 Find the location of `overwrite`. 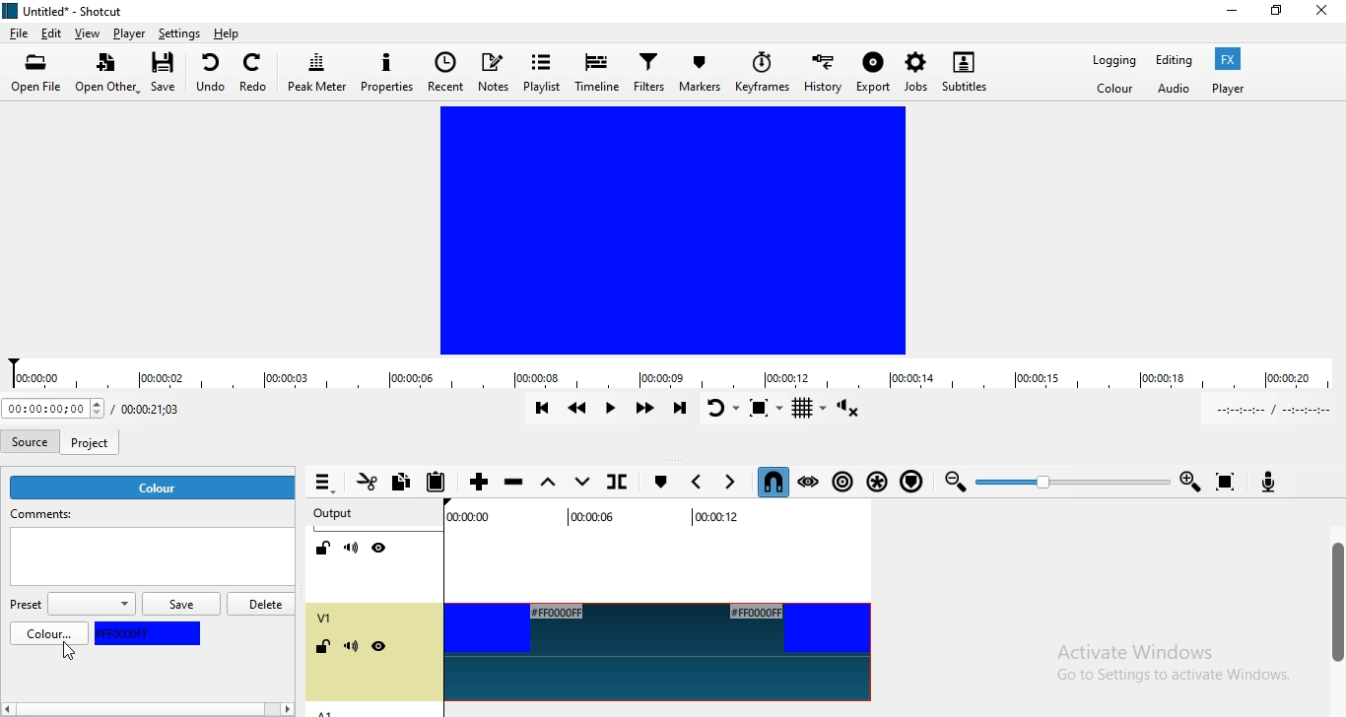

overwrite is located at coordinates (580, 480).